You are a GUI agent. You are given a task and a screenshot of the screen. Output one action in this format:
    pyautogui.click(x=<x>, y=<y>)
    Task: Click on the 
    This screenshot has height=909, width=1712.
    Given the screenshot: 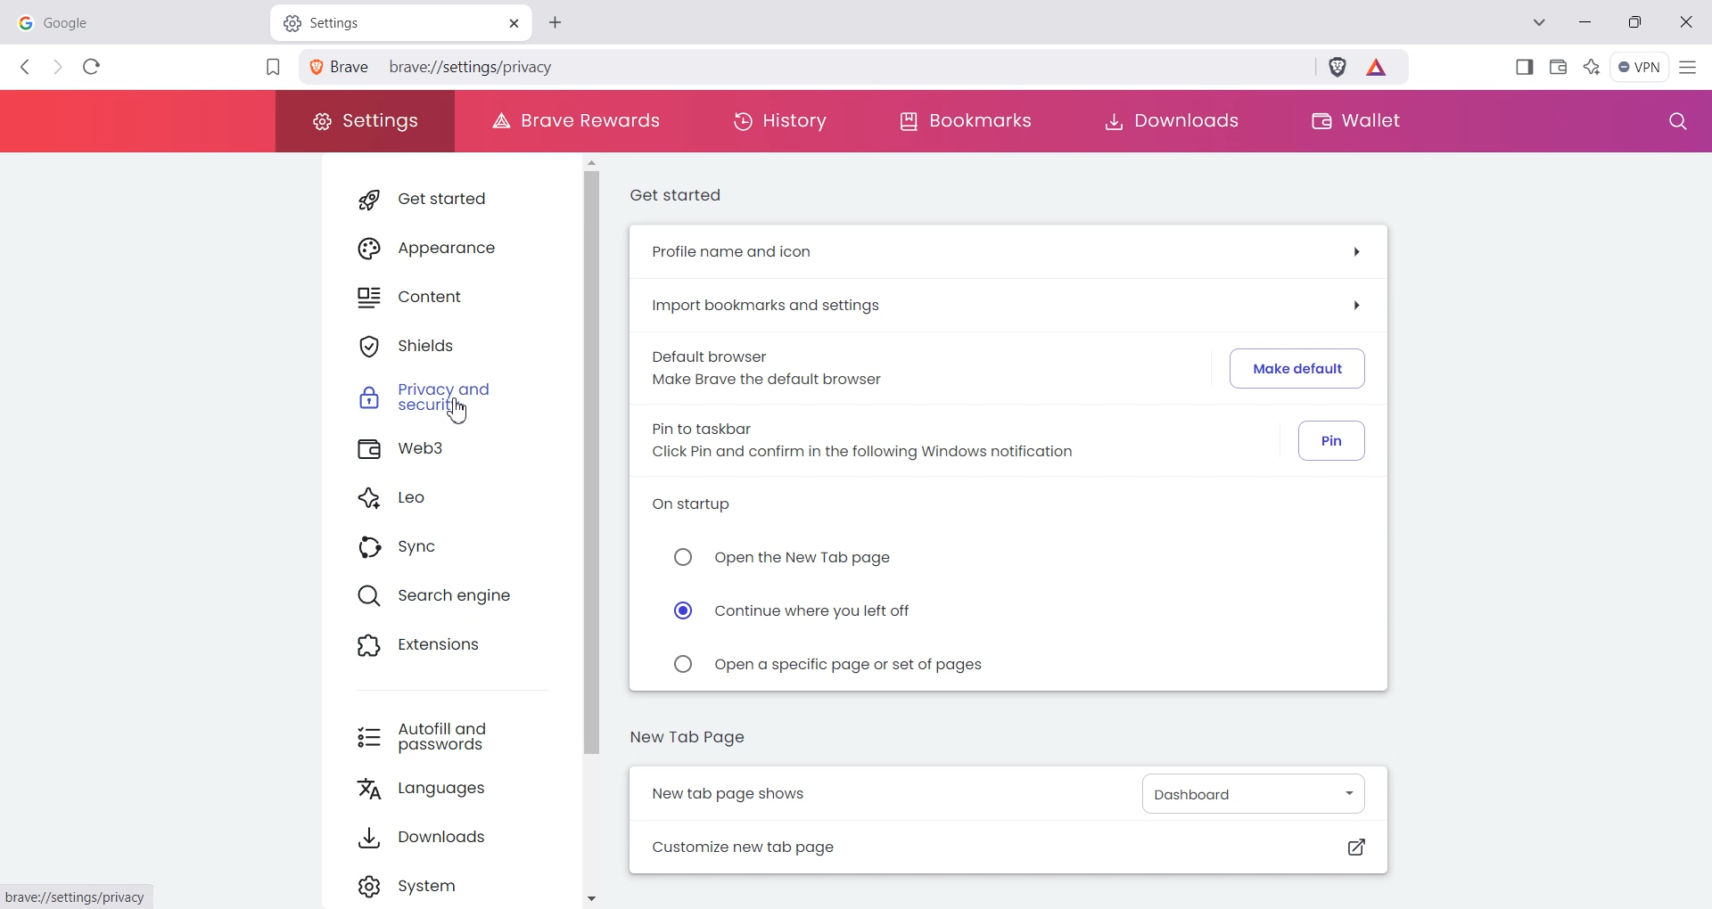 What is the action you would take?
    pyautogui.click(x=1640, y=67)
    